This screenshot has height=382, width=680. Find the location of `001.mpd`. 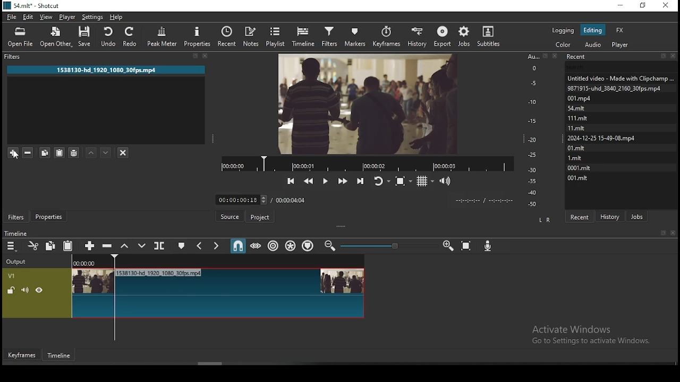

001.mpd is located at coordinates (581, 98).